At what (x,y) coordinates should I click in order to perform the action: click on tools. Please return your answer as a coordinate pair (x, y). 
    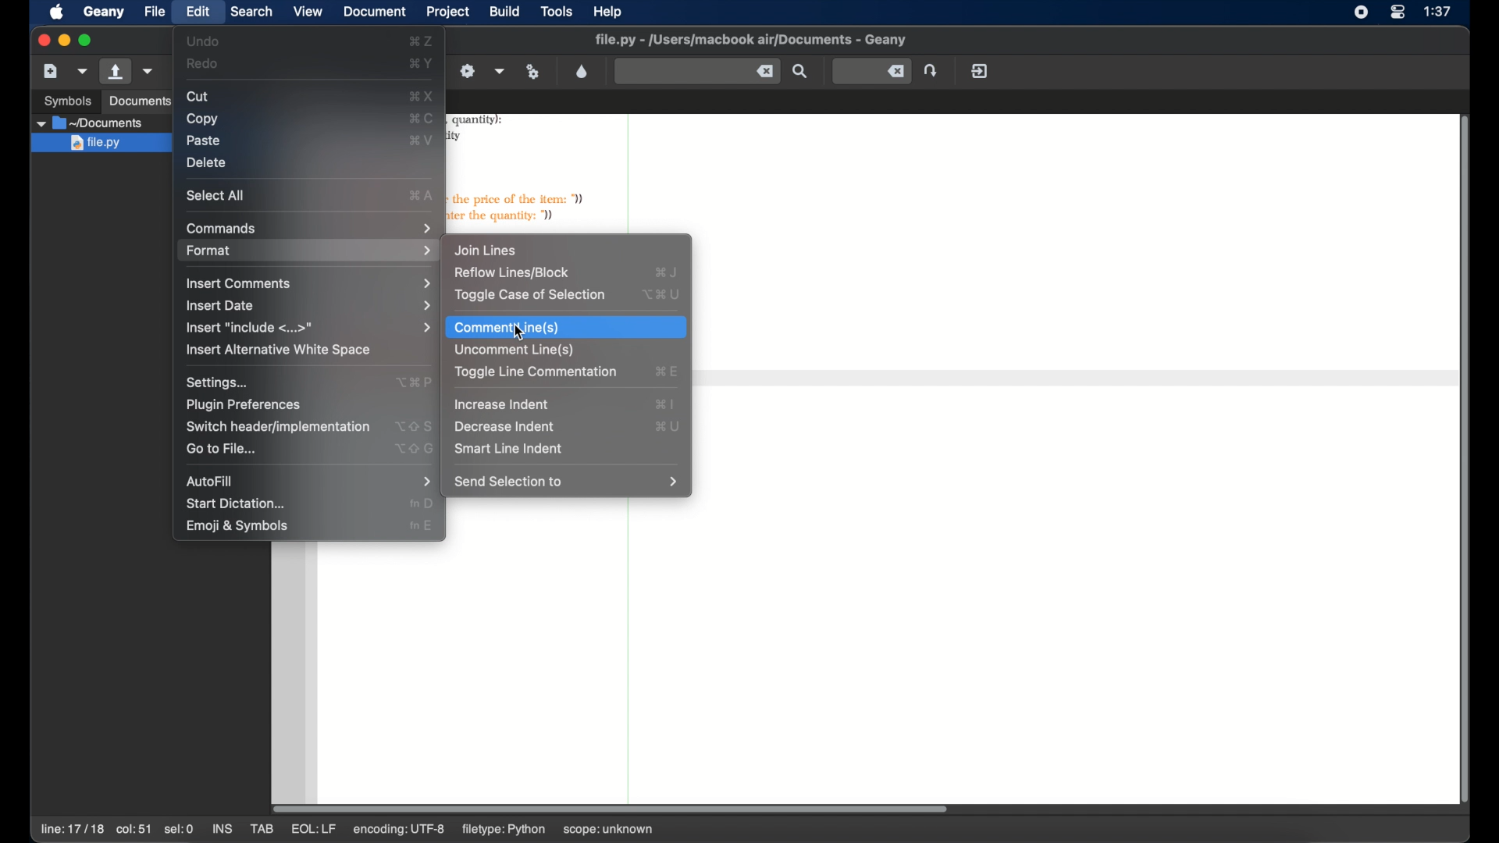
    Looking at the image, I should click on (557, 12).